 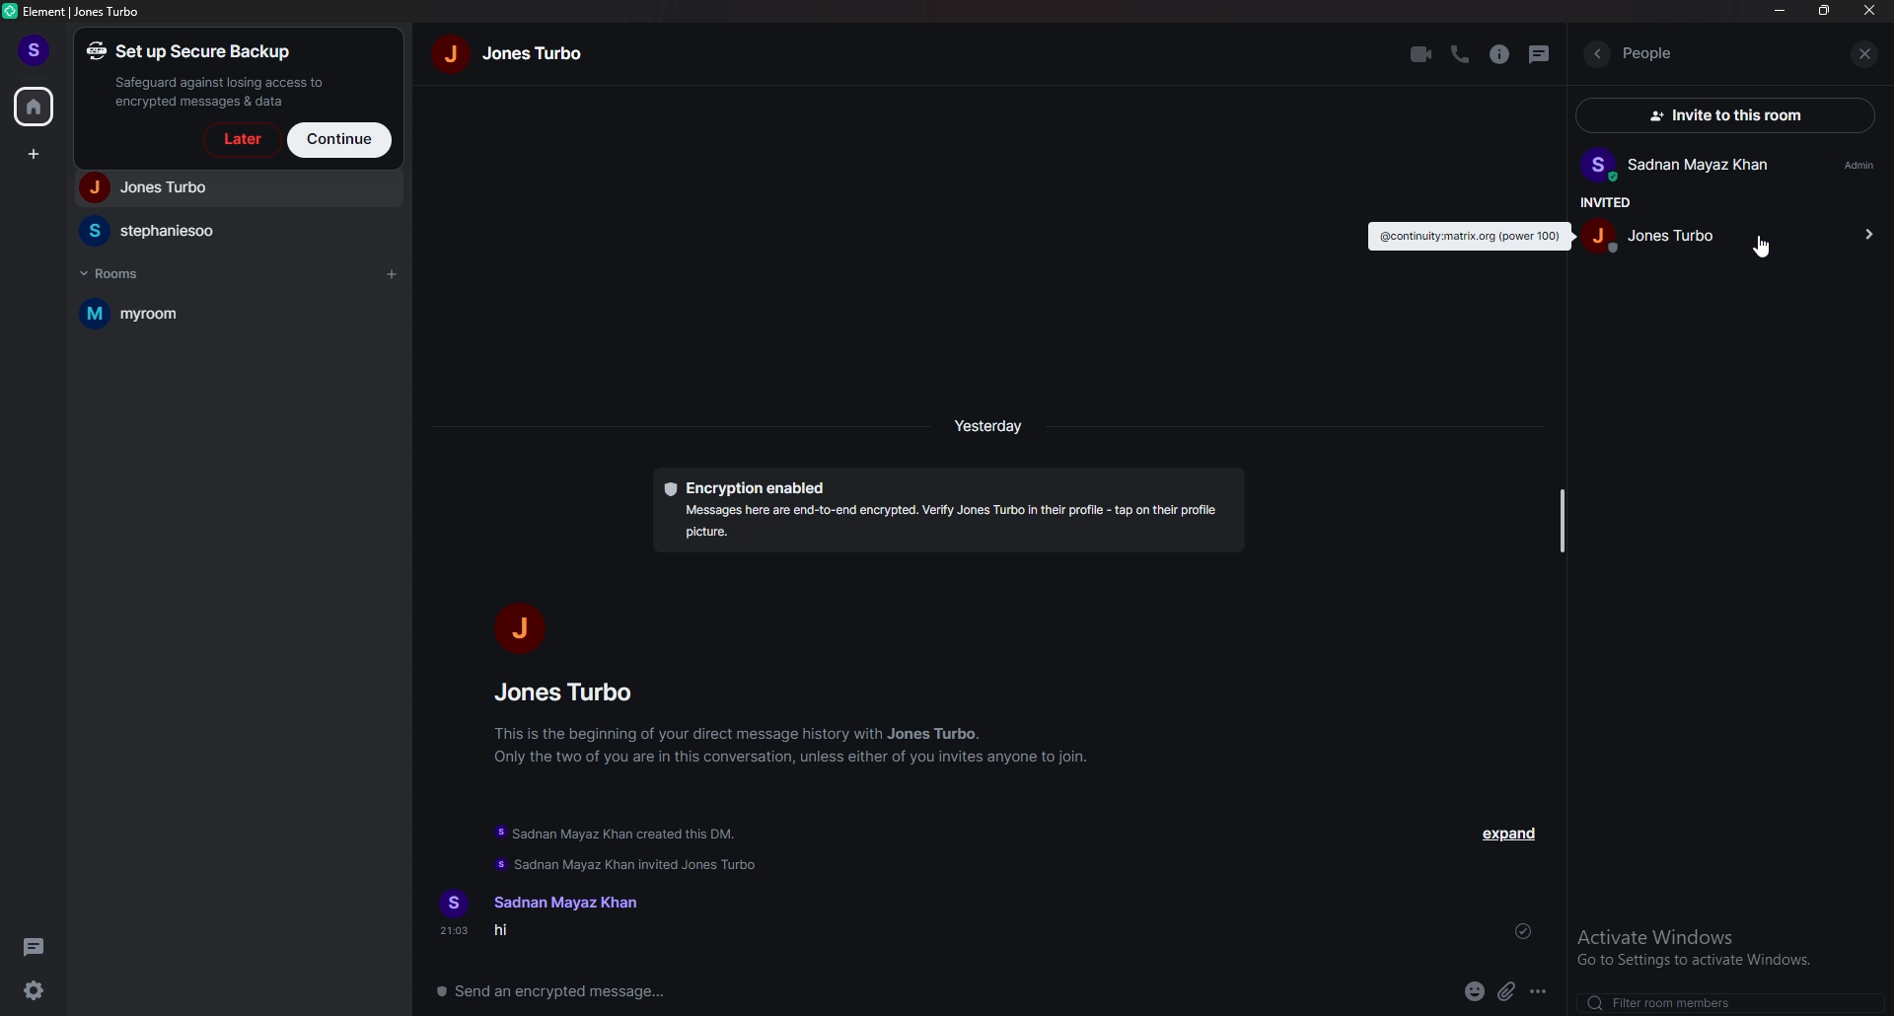 What do you see at coordinates (794, 744) in the screenshot?
I see `info` at bounding box center [794, 744].